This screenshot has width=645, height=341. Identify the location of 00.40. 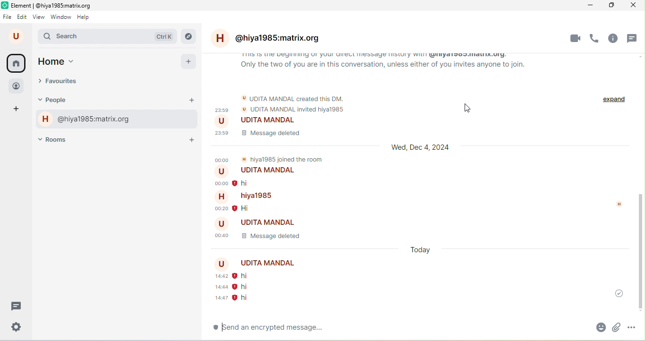
(221, 236).